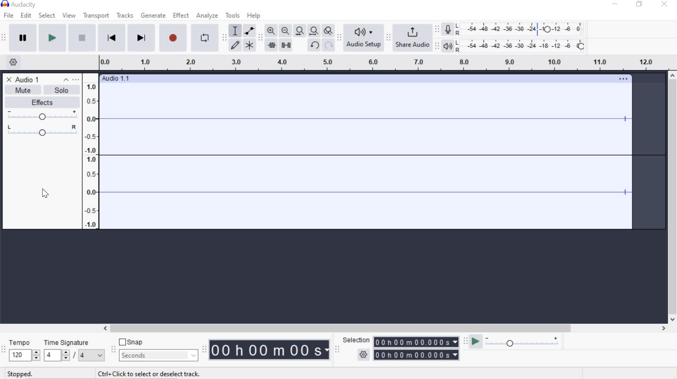  What do you see at coordinates (383, 327) in the screenshot?
I see `scrollbar` at bounding box center [383, 327].